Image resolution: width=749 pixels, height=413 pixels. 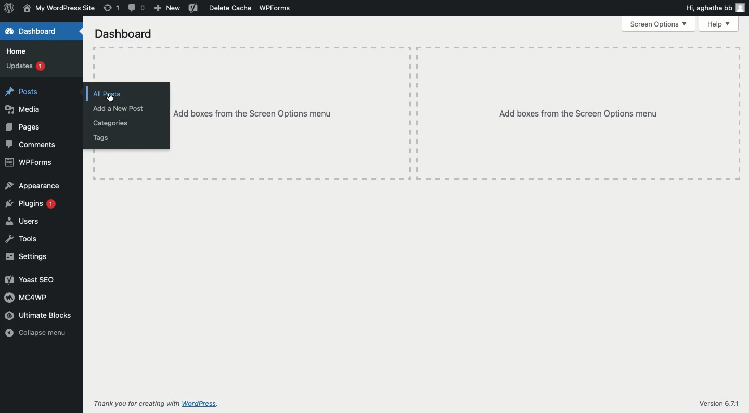 What do you see at coordinates (30, 258) in the screenshot?
I see `Settings` at bounding box center [30, 258].